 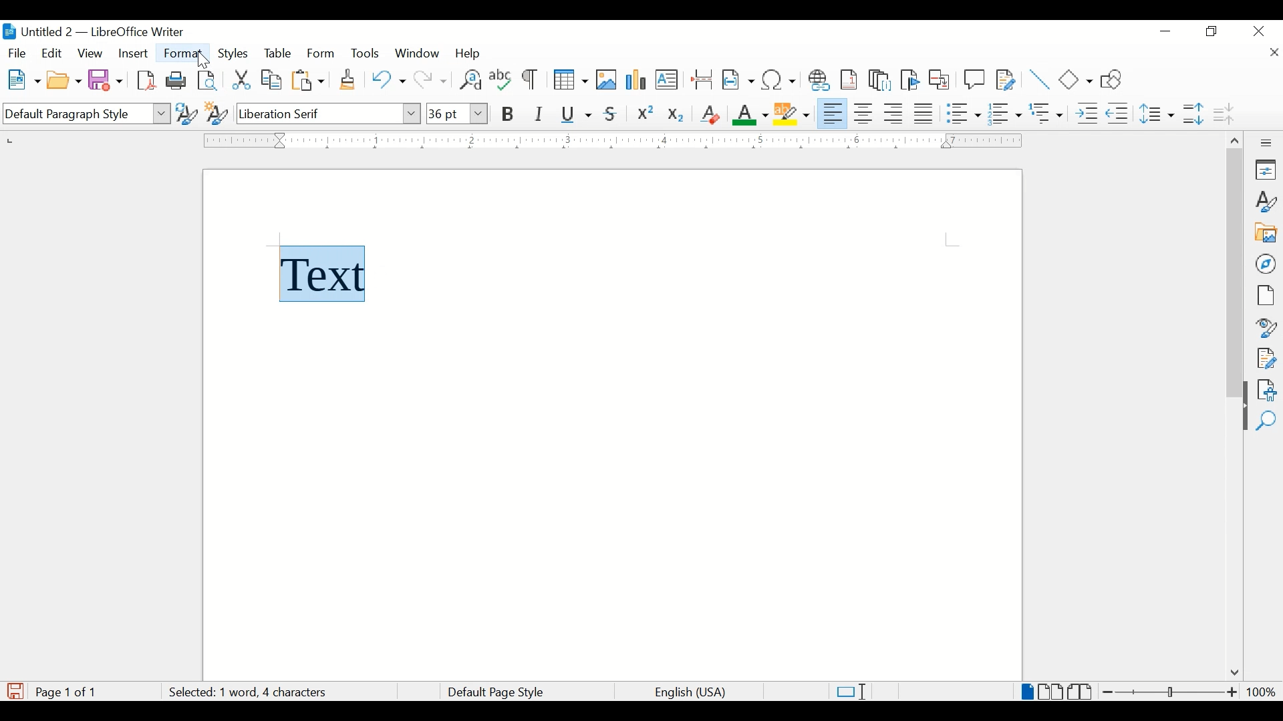 I want to click on scroll box, so click(x=1235, y=275).